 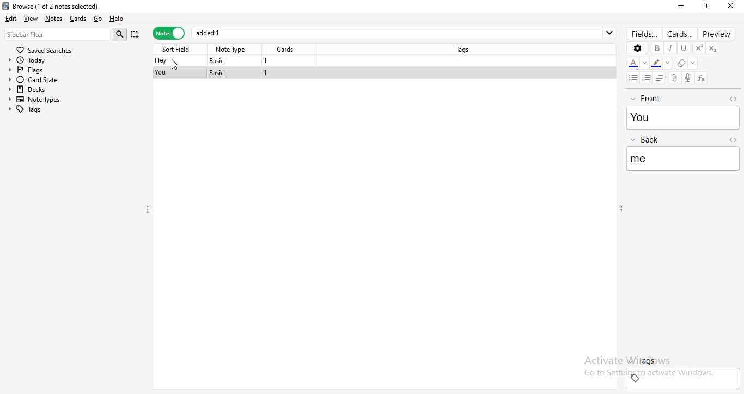 I want to click on view, so click(x=32, y=18).